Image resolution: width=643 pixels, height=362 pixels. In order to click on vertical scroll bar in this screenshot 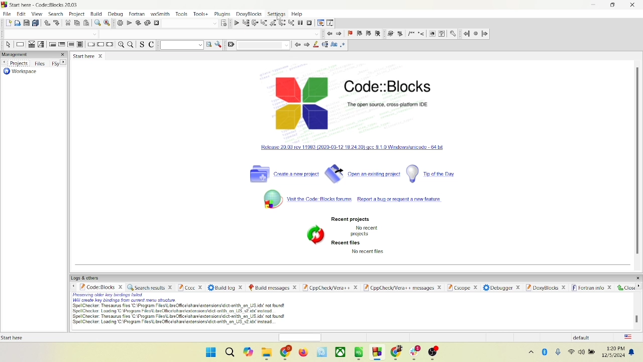, I will do `click(640, 307)`.